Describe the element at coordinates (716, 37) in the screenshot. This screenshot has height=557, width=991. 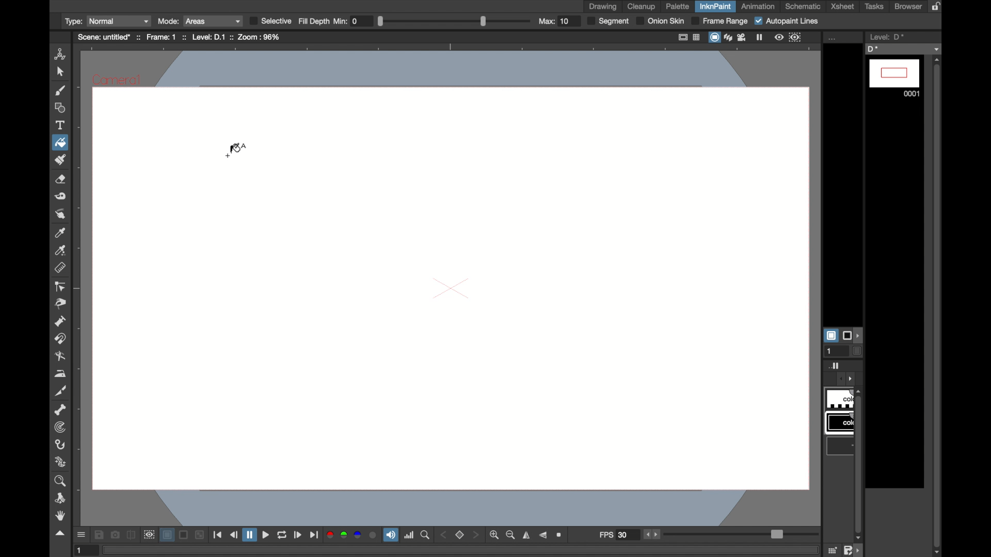
I see `screen` at that location.